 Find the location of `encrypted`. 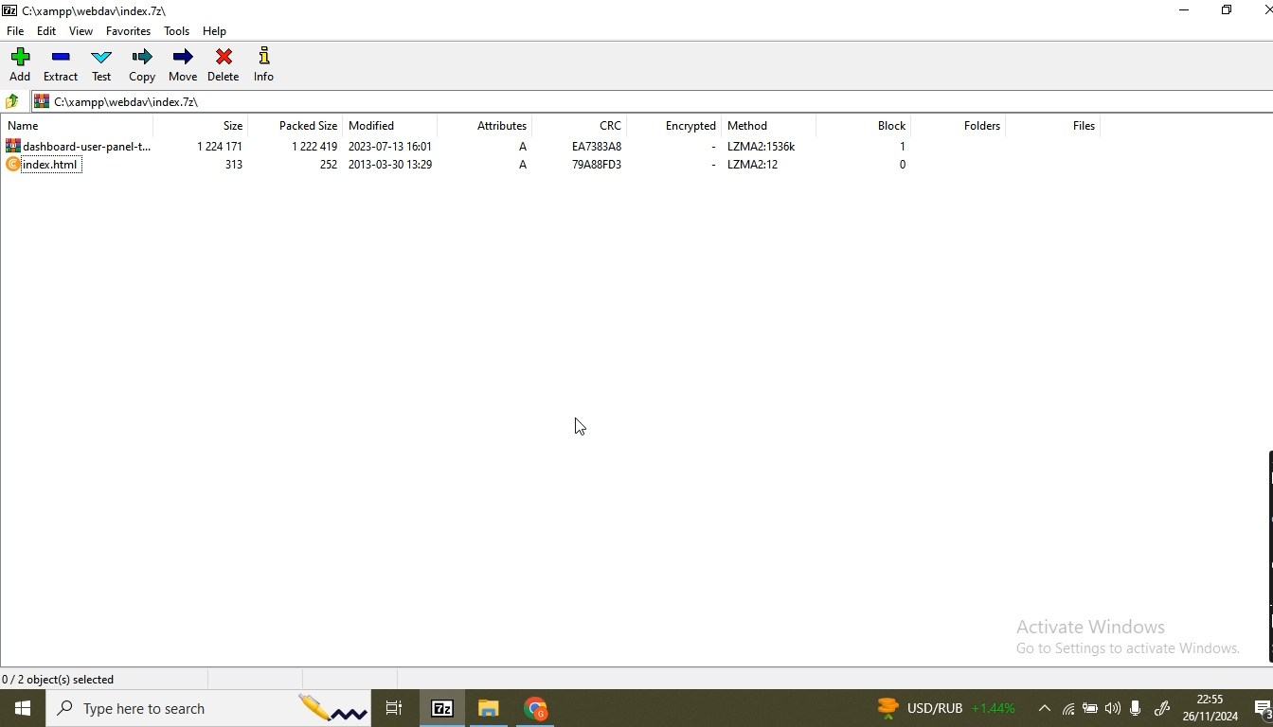

encrypted is located at coordinates (691, 125).